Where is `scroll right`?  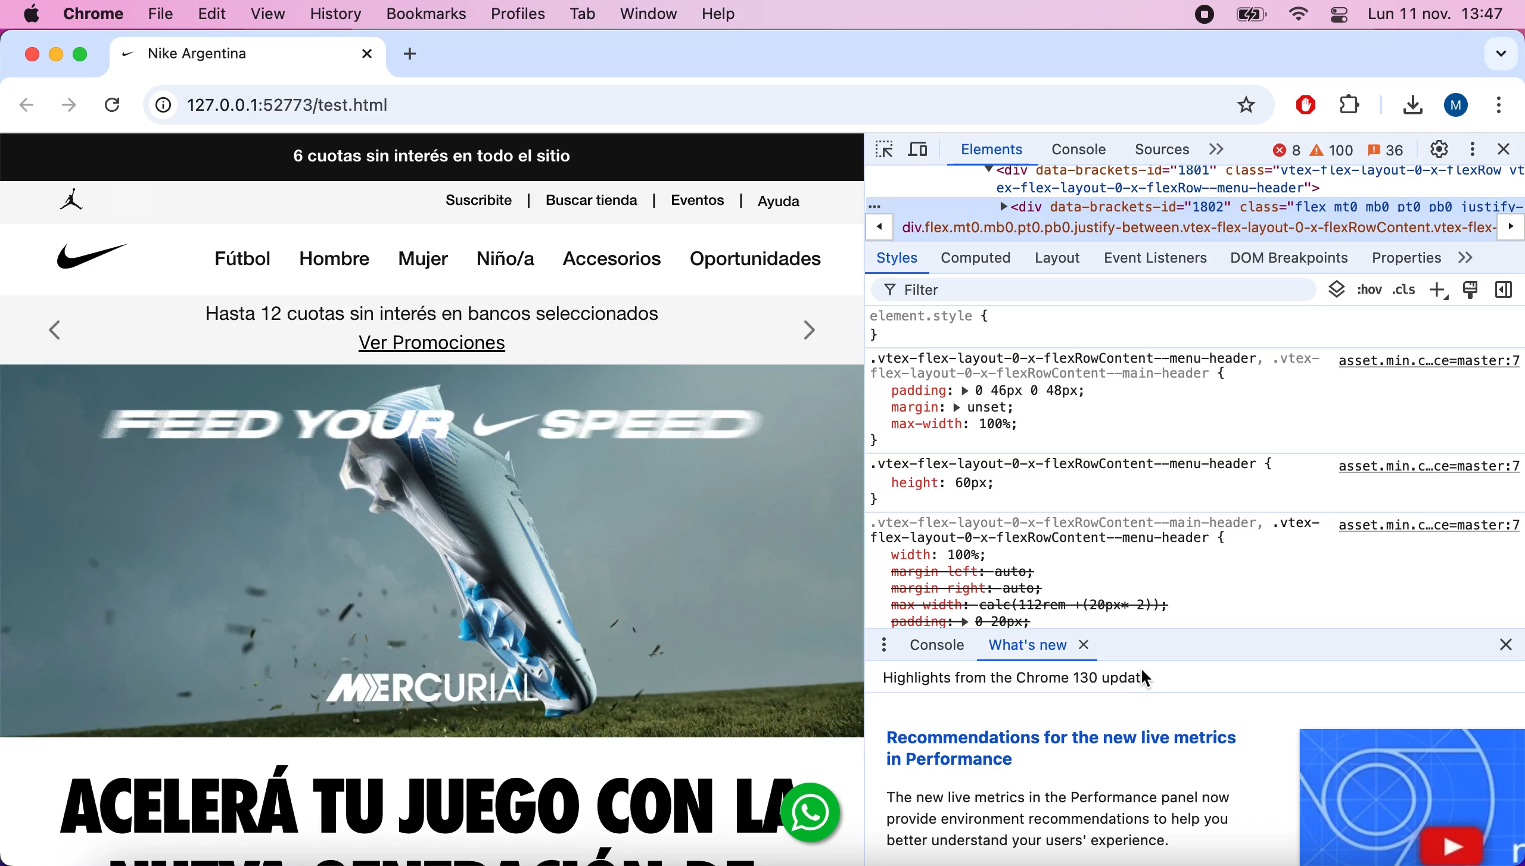 scroll right is located at coordinates (1512, 225).